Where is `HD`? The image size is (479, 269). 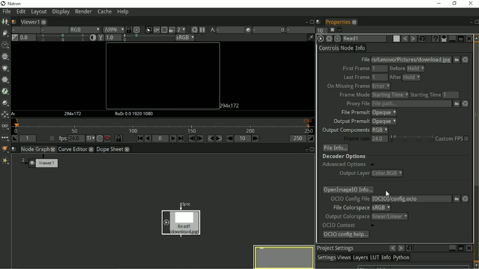
HD is located at coordinates (231, 106).